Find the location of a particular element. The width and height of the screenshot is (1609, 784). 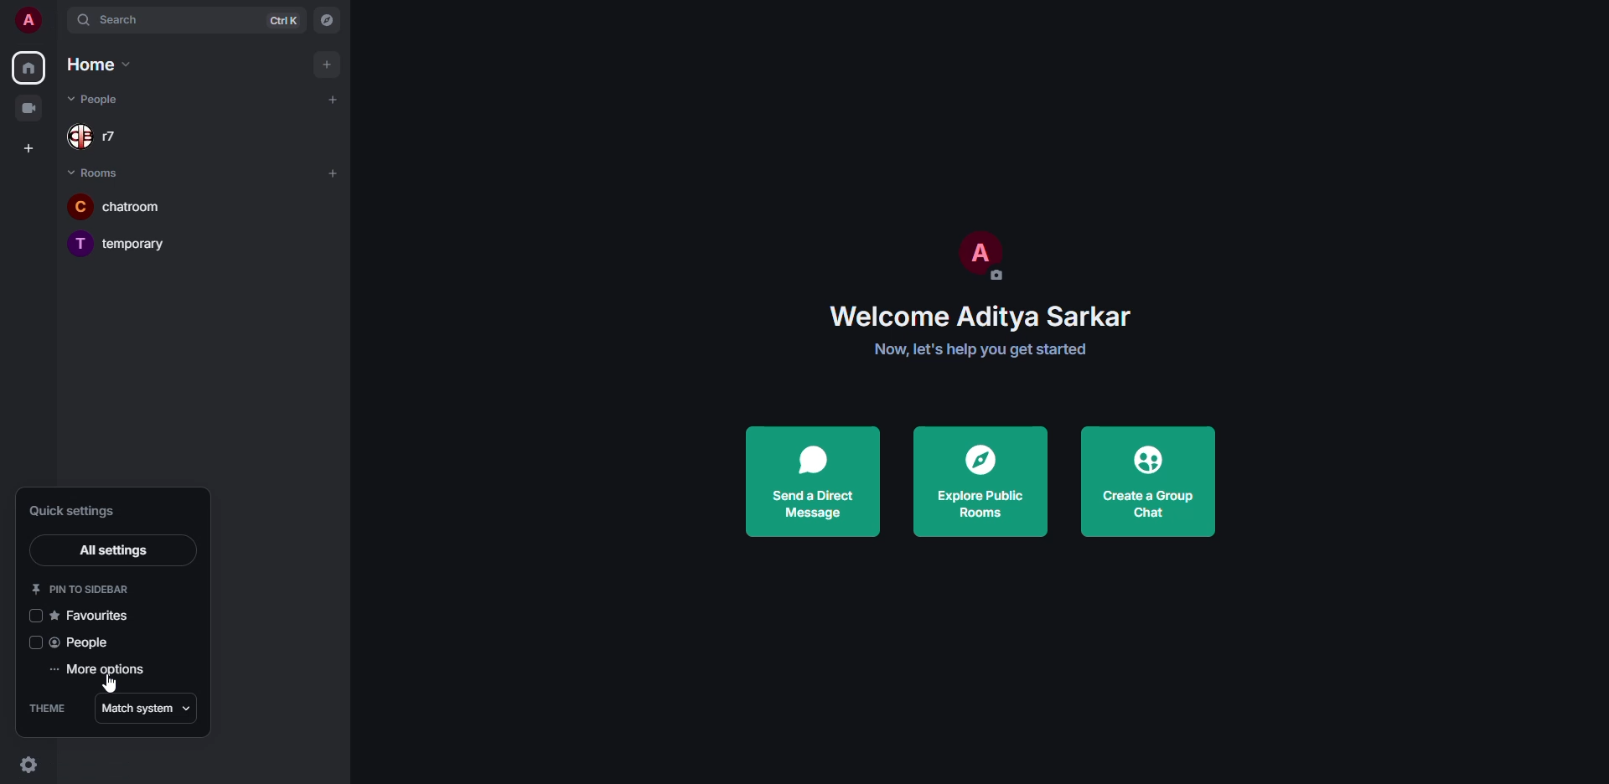

expand is located at coordinates (59, 19).